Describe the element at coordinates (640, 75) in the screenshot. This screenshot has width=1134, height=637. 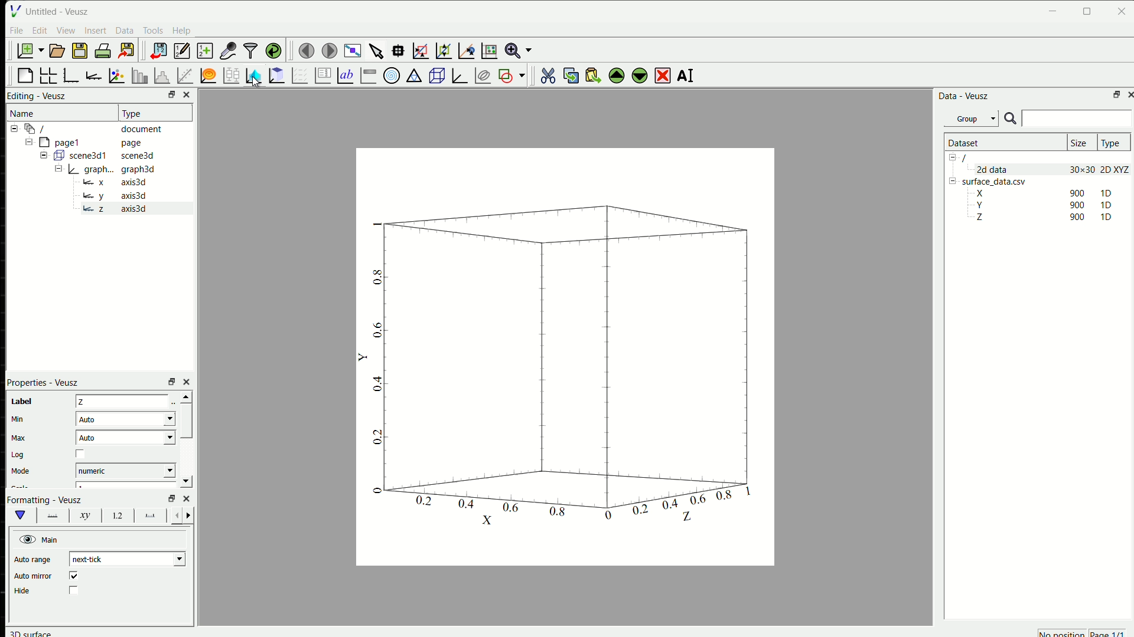
I see `move the selected widget down` at that location.